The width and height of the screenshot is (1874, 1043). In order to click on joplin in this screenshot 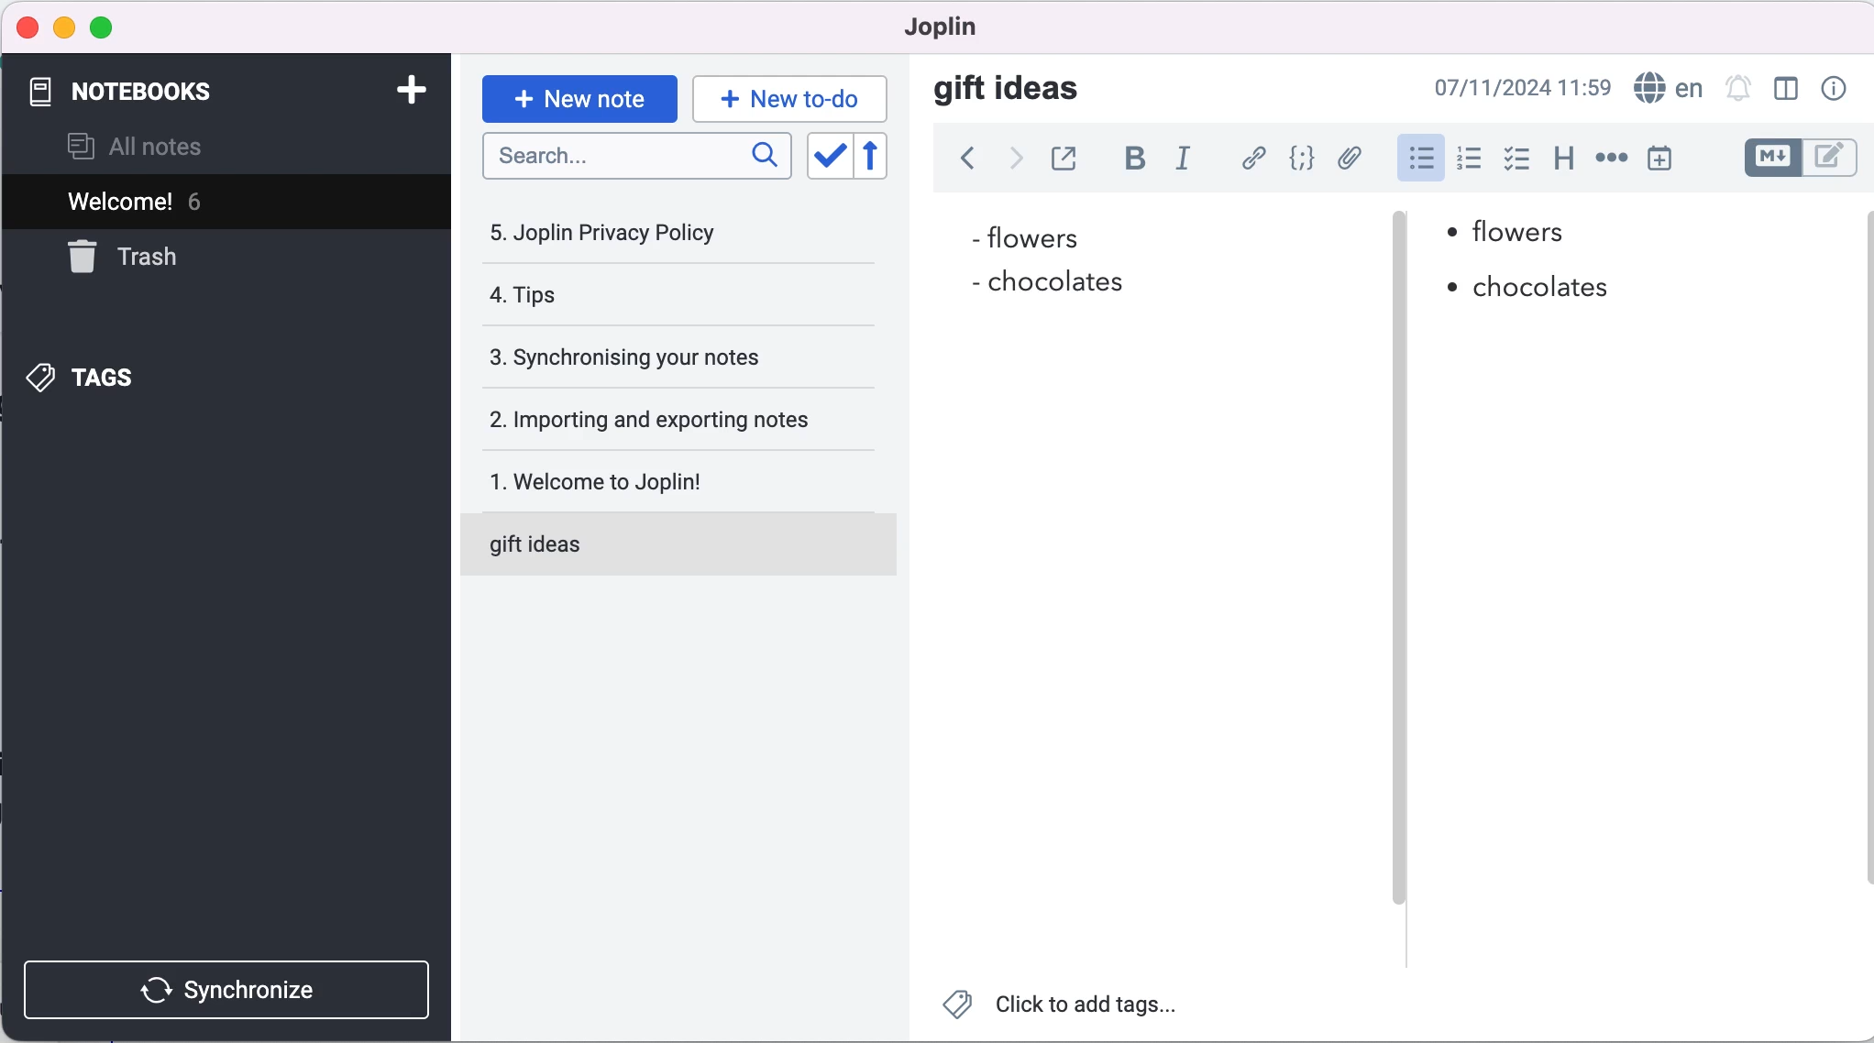, I will do `click(940, 27)`.